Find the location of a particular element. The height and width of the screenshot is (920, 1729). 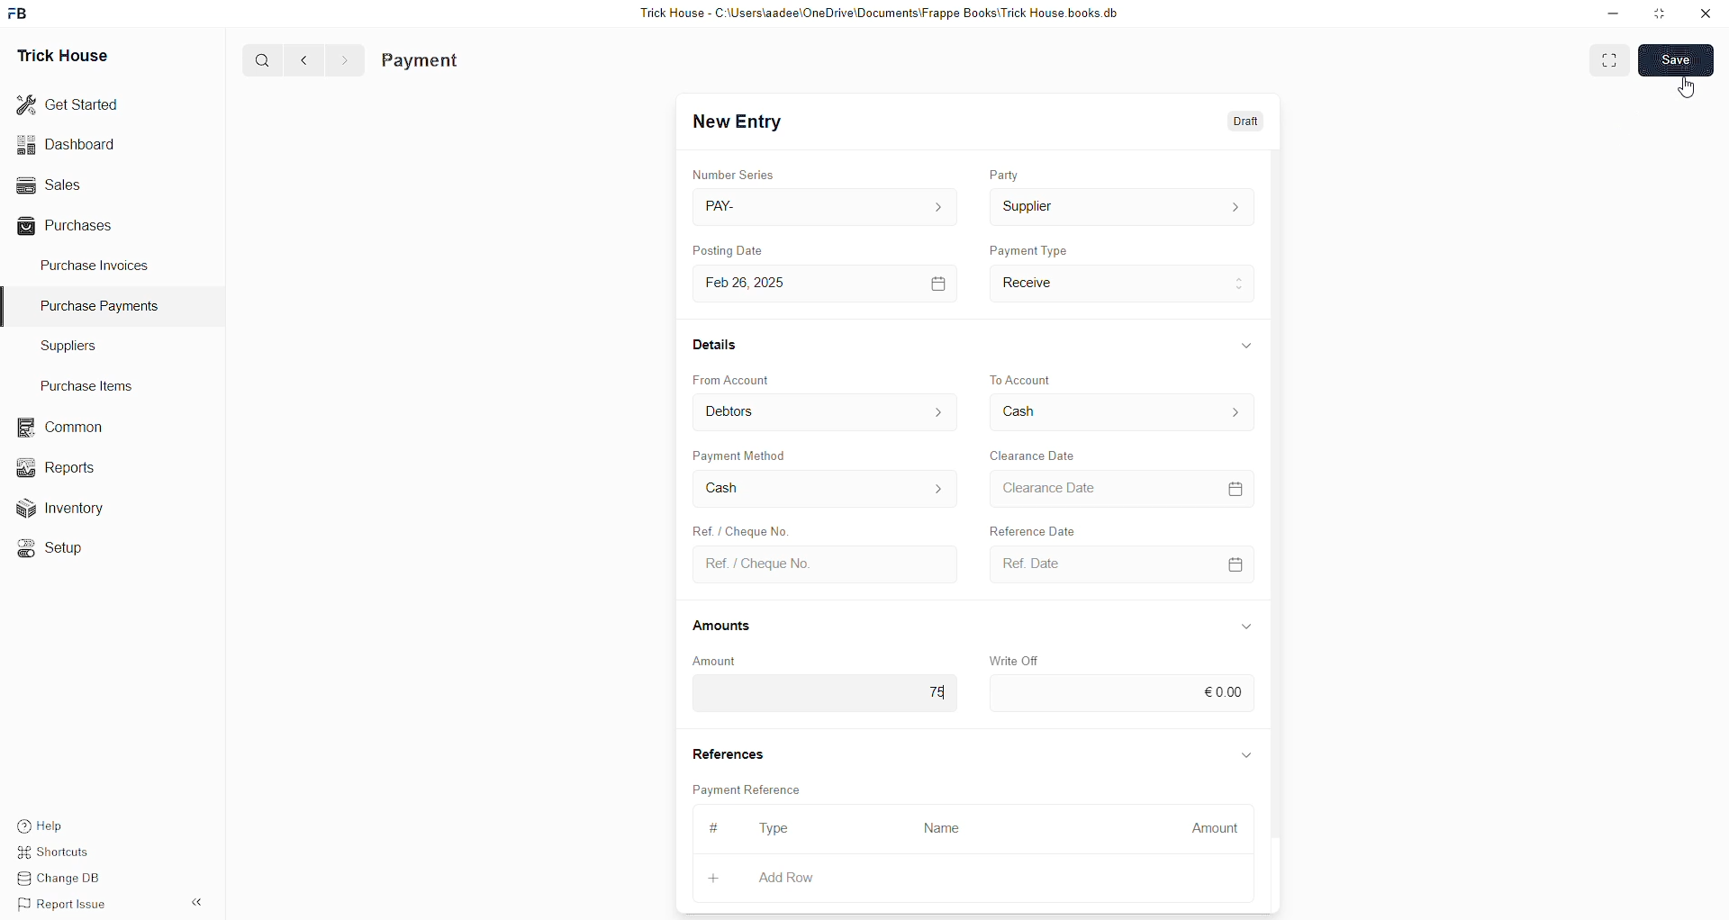

Report Issue is located at coordinates (59, 902).